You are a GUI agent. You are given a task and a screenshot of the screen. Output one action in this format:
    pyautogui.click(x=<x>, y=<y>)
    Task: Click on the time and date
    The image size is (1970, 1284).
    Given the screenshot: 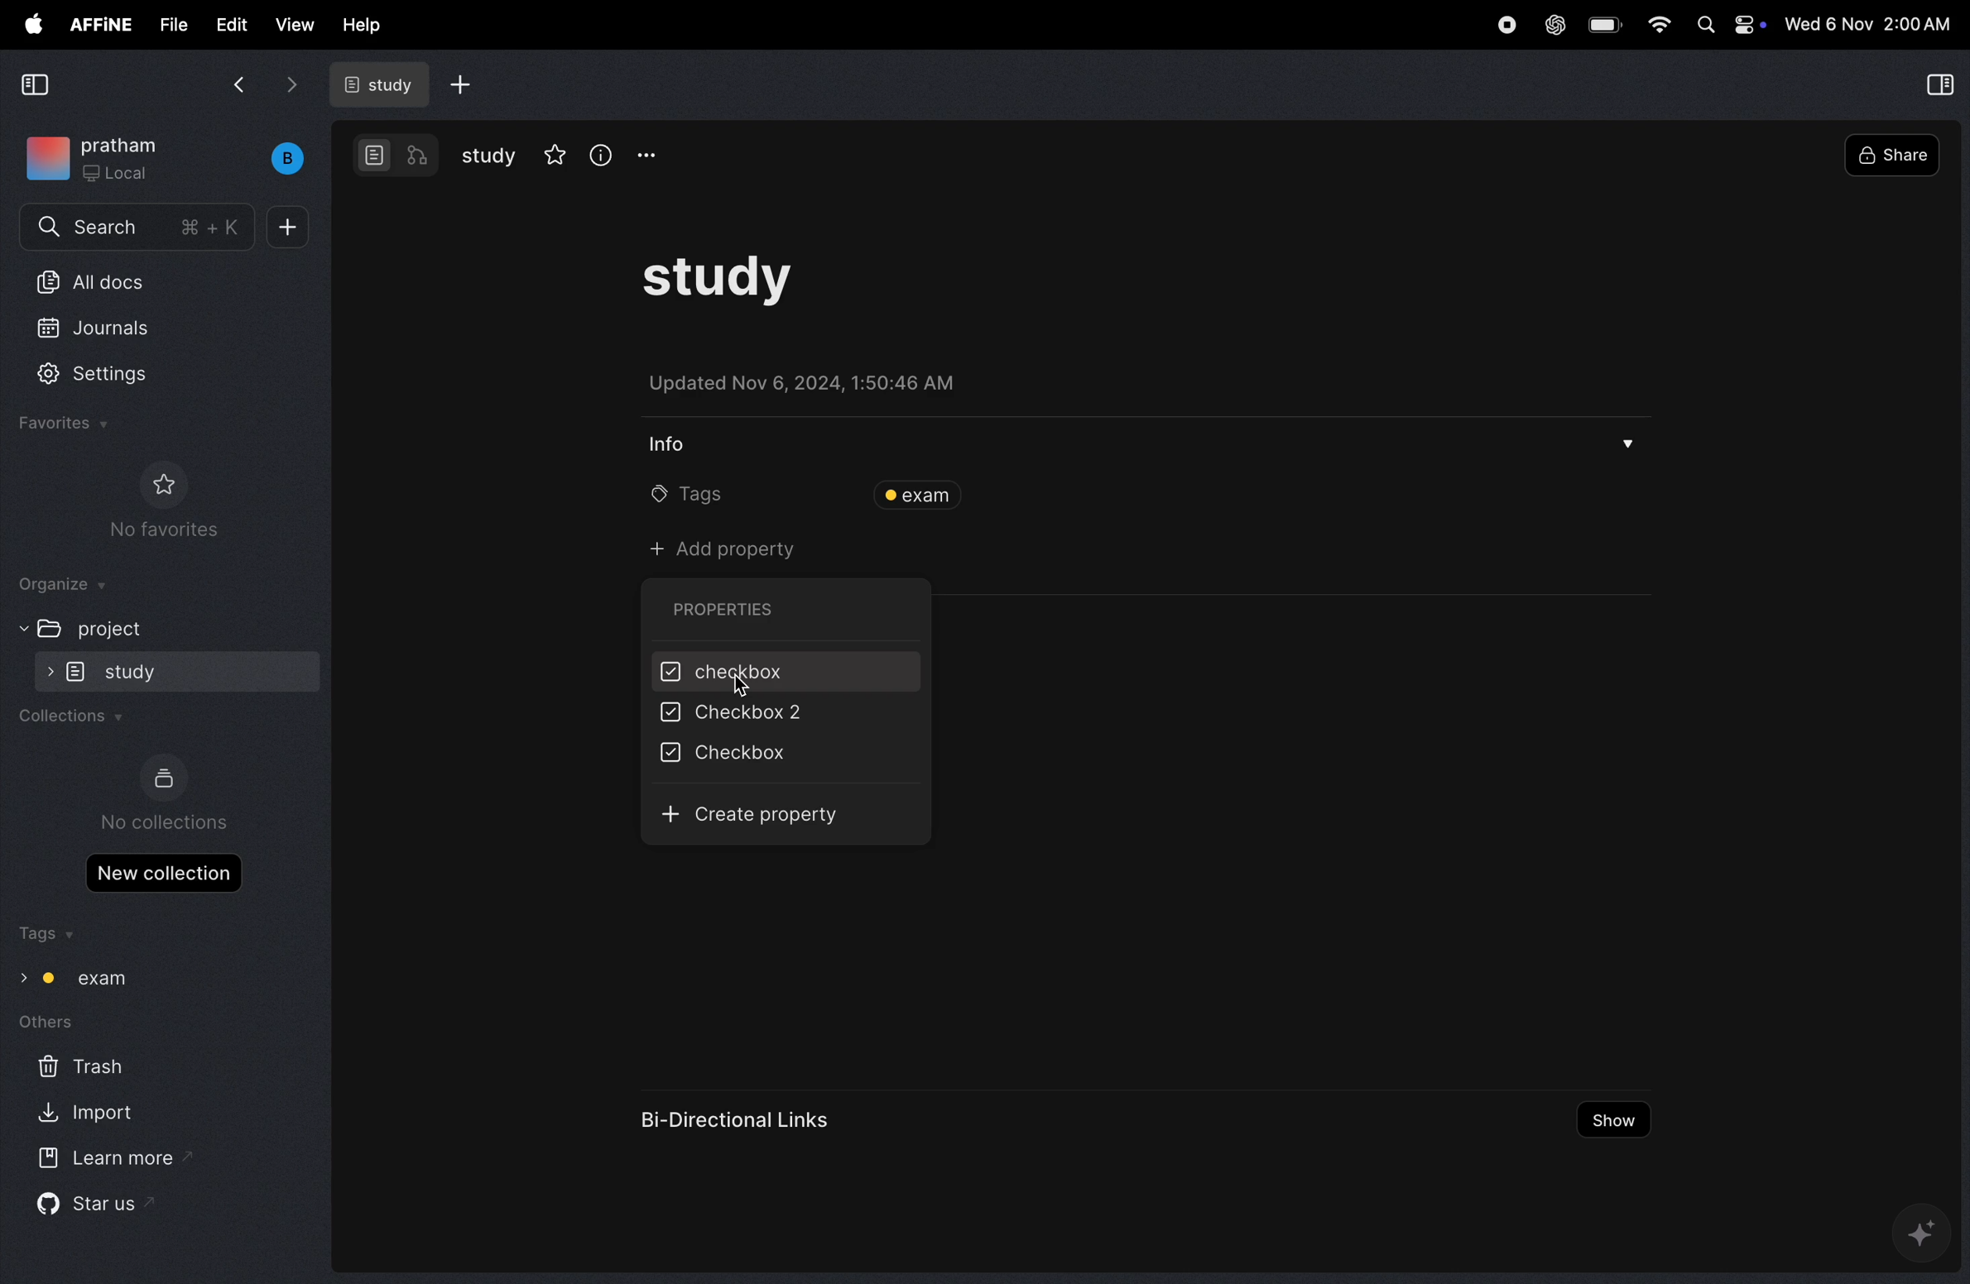 What is the action you would take?
    pyautogui.click(x=1867, y=26)
    